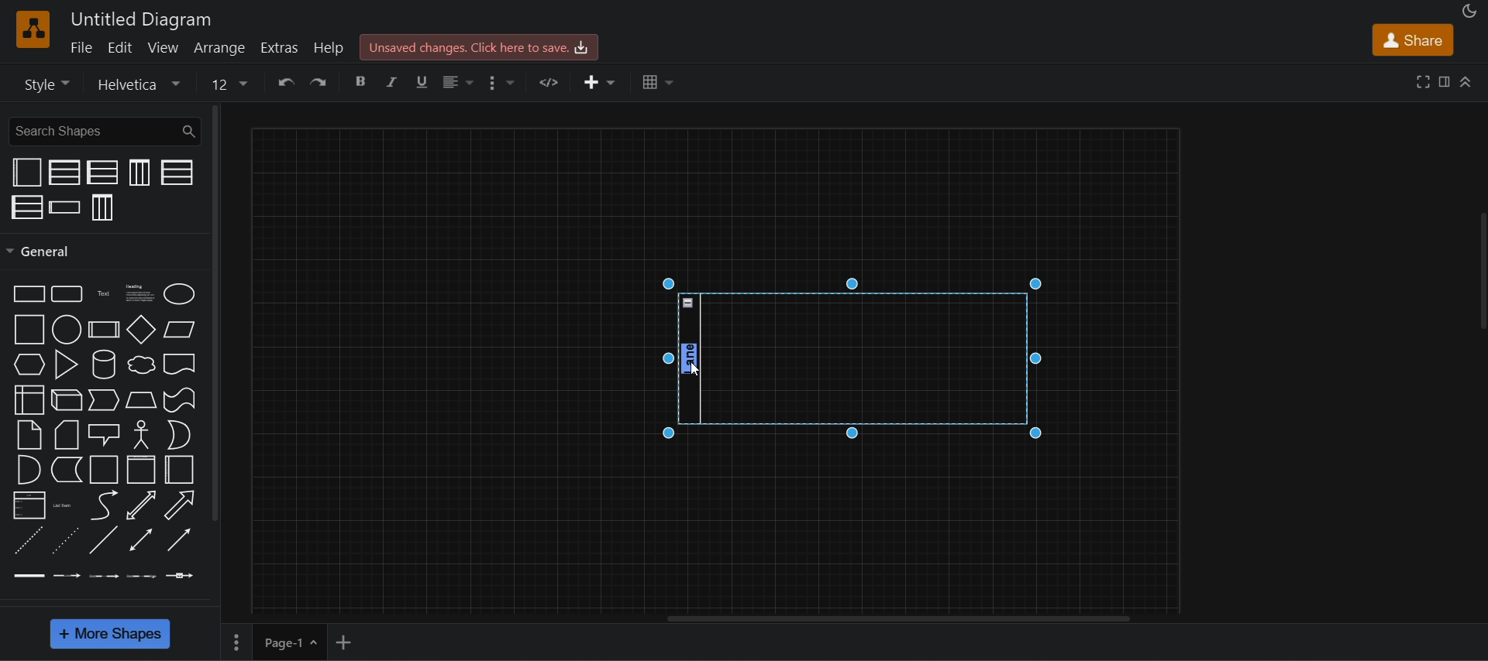 The height and width of the screenshot is (661, 1488). What do you see at coordinates (119, 47) in the screenshot?
I see `edit` at bounding box center [119, 47].